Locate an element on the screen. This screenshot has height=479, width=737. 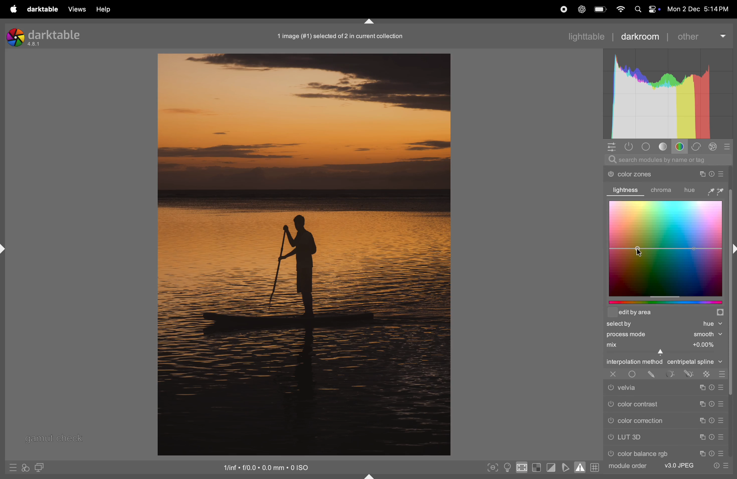
toggle gaamut checking is located at coordinates (579, 467).